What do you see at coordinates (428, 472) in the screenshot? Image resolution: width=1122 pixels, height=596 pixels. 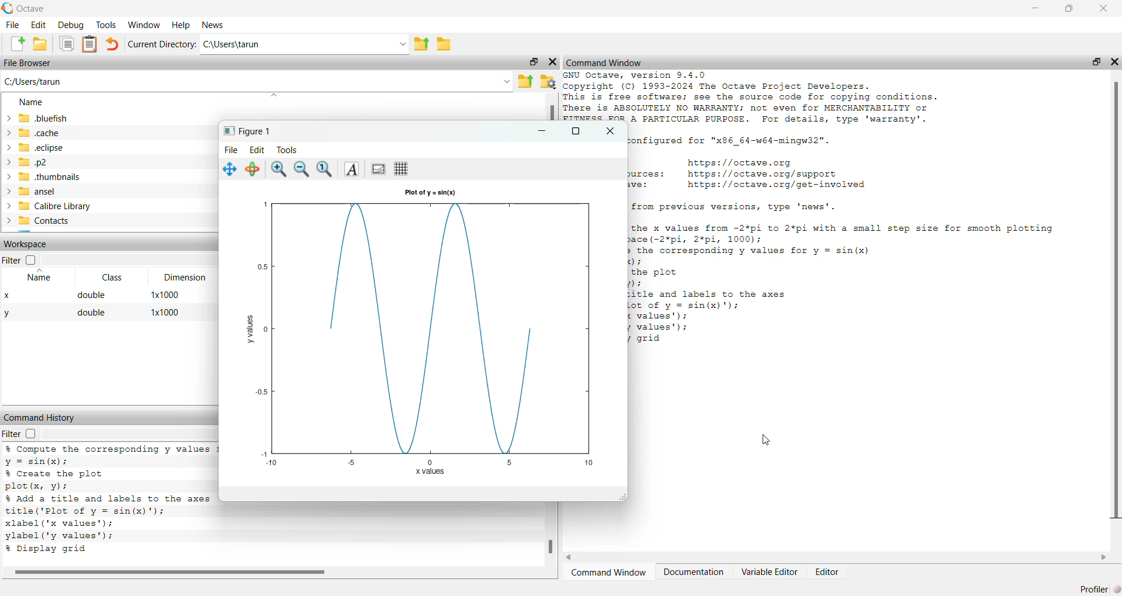 I see `x values` at bounding box center [428, 472].